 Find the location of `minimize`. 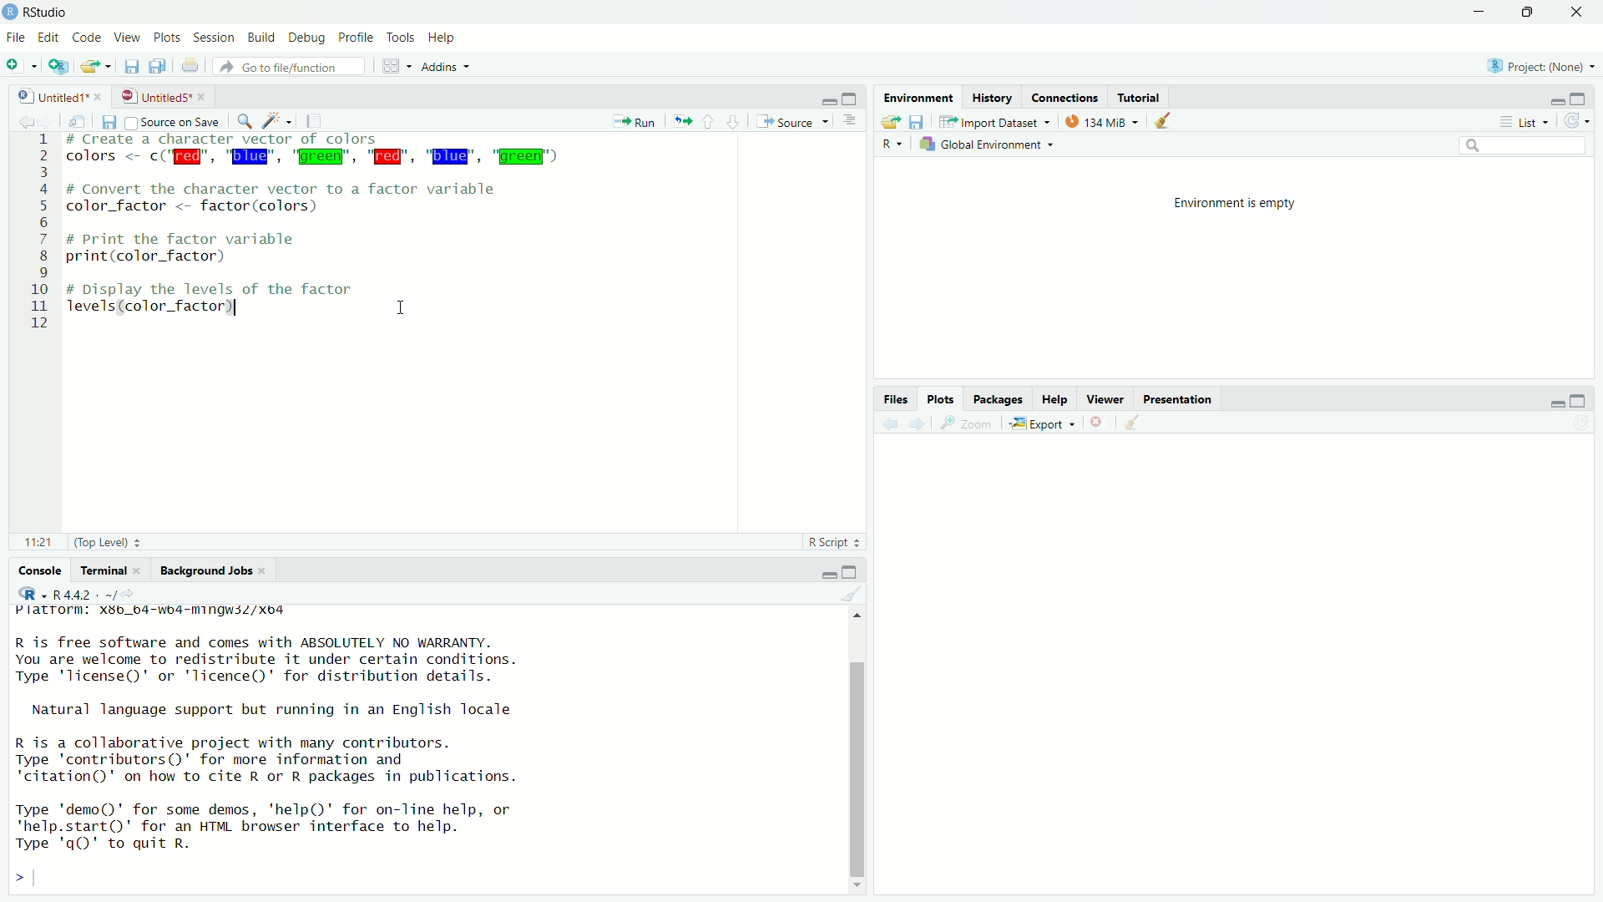

minimize is located at coordinates (1550, 401).